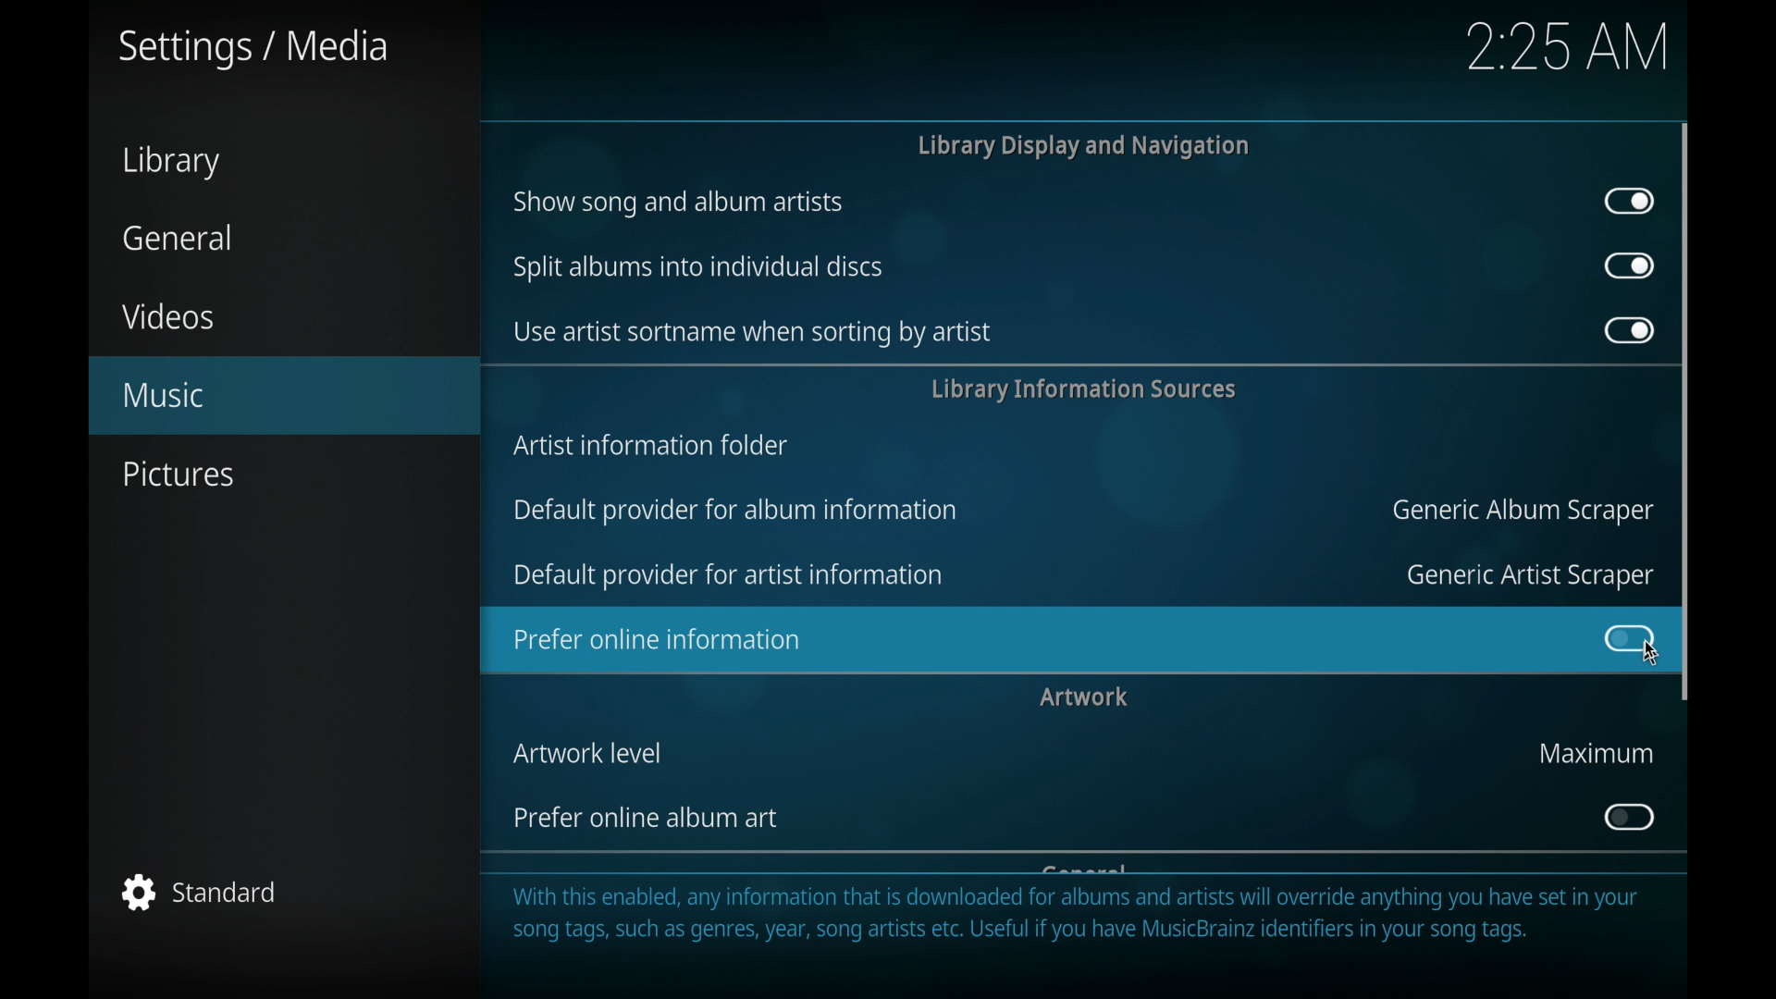 Image resolution: width=1776 pixels, height=999 pixels. Describe the element at coordinates (644, 818) in the screenshot. I see `prefer online album art` at that location.